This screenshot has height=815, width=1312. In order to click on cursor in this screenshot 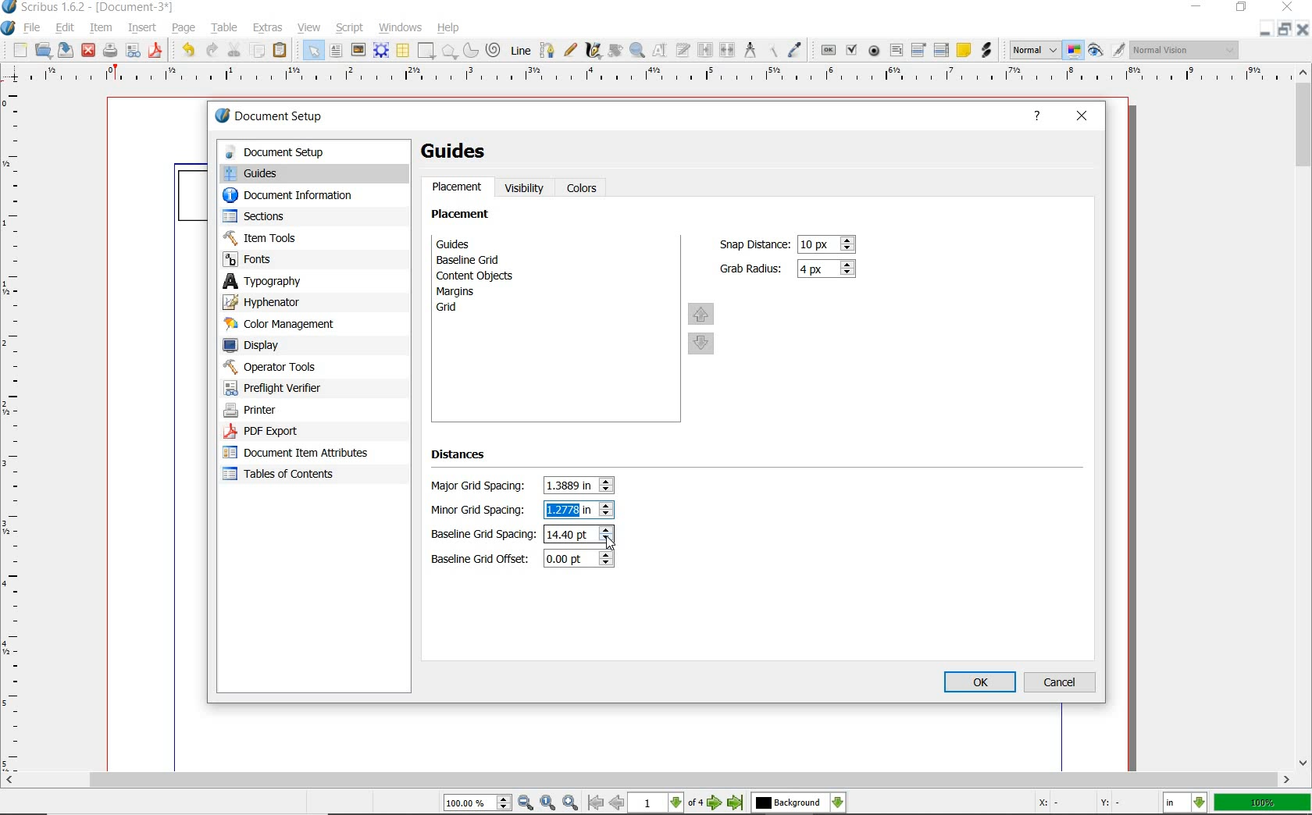, I will do `click(611, 545)`.